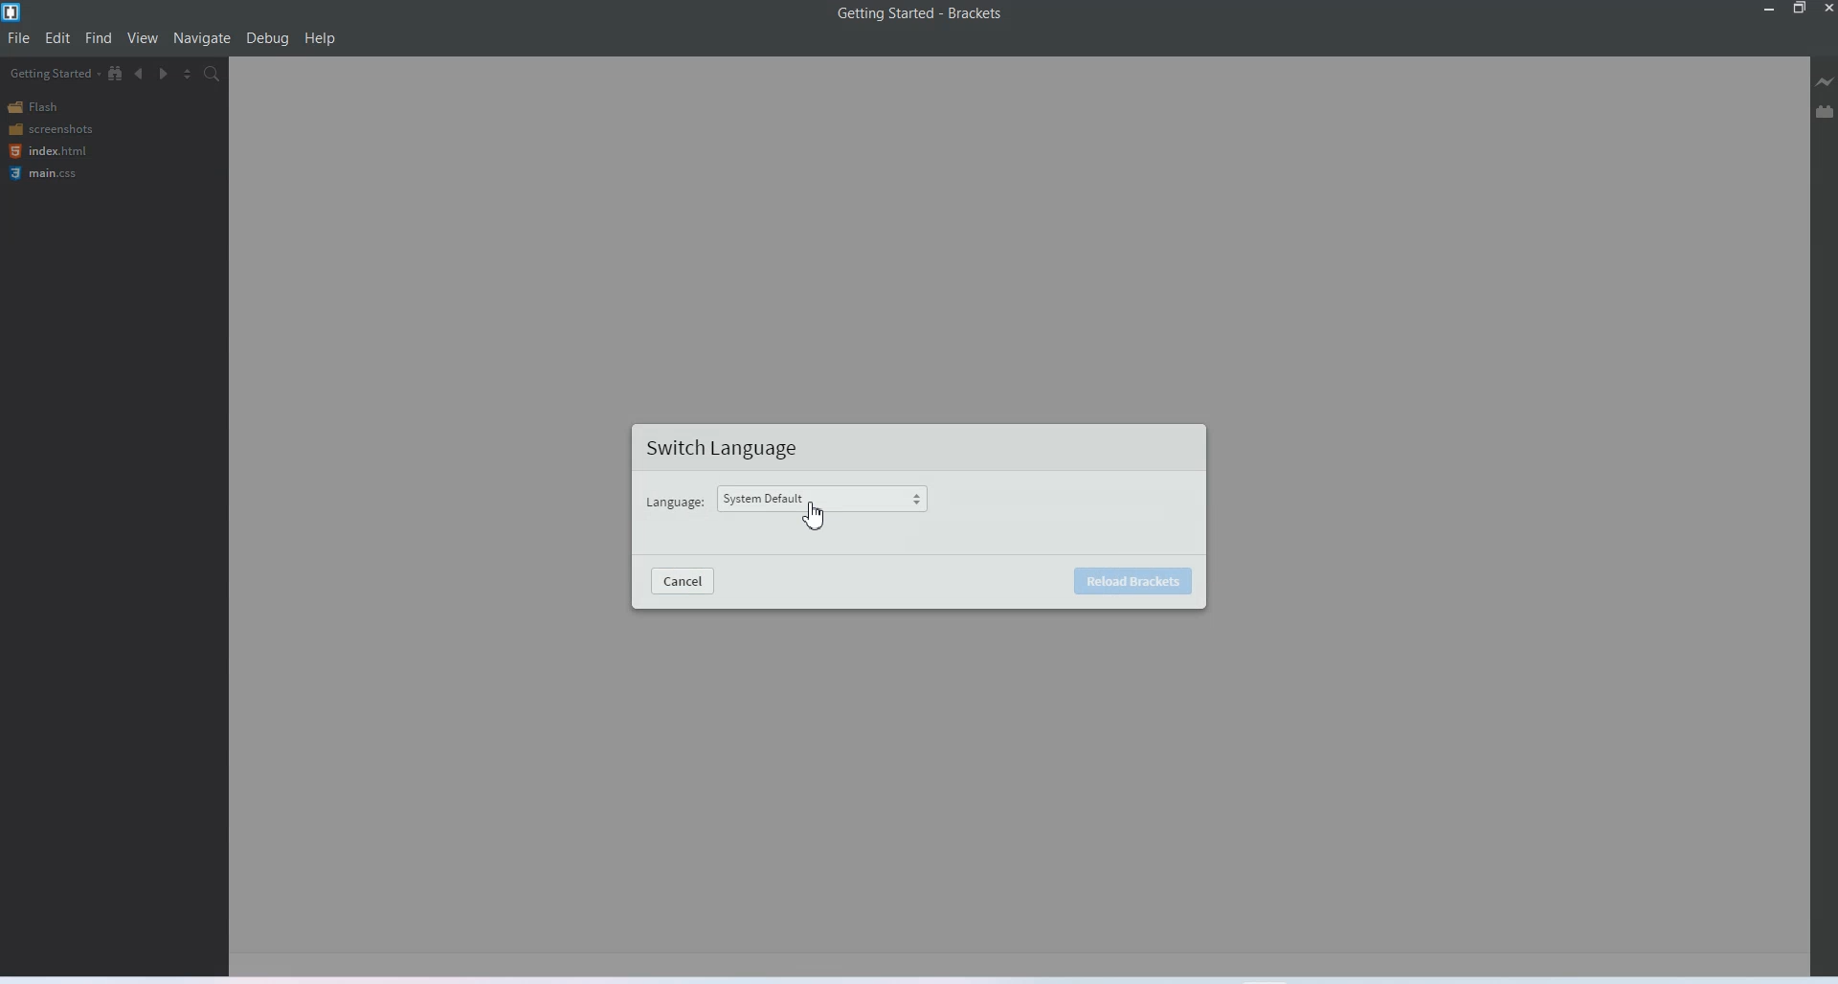  I want to click on Index, so click(46, 151).